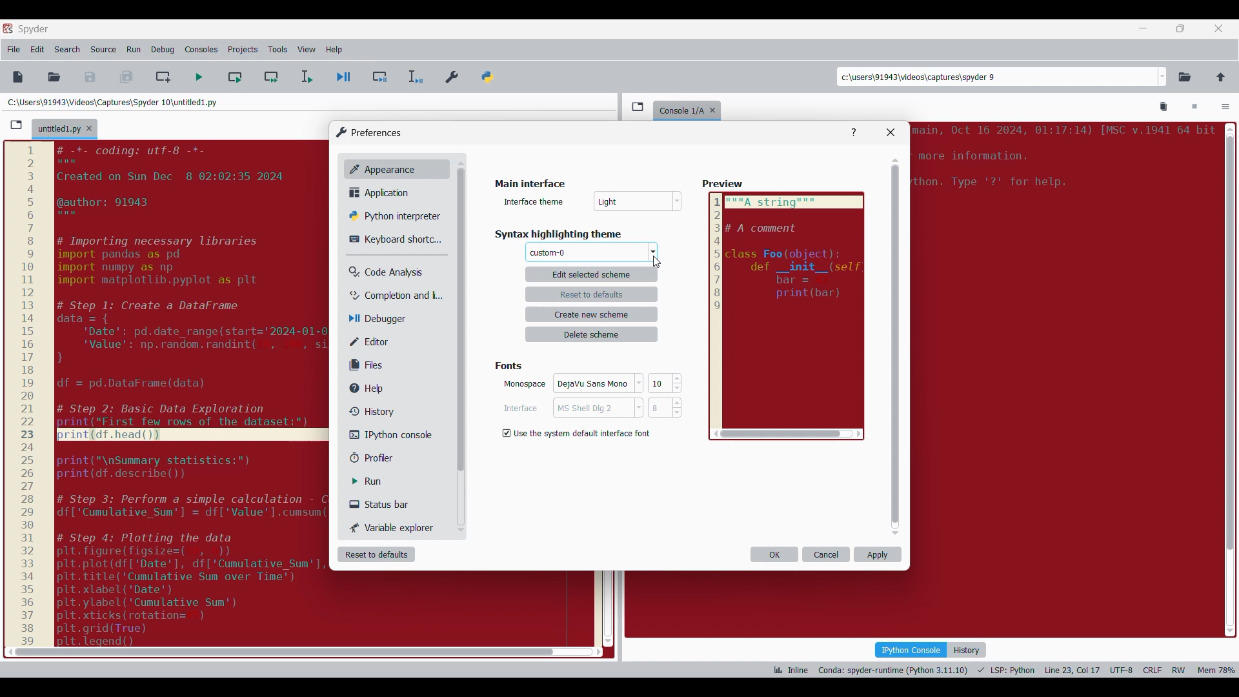 This screenshot has width=1239, height=697. Describe the element at coordinates (383, 458) in the screenshot. I see `Profiler` at that location.